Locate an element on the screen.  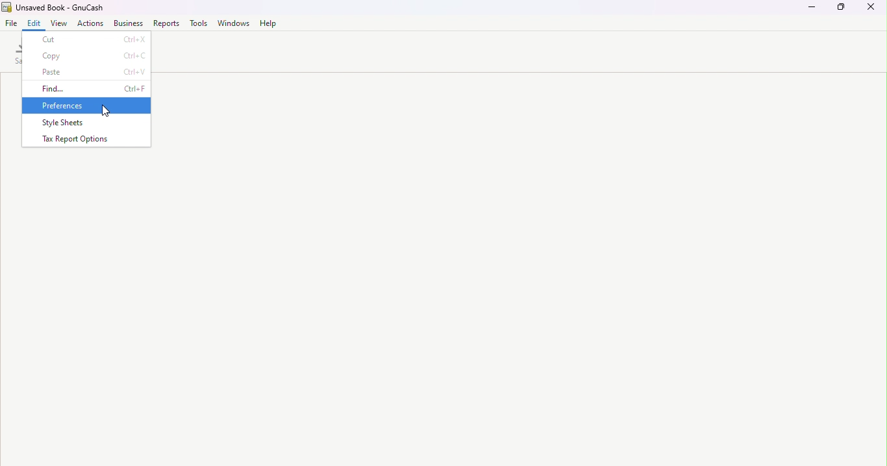
Reports is located at coordinates (165, 23).